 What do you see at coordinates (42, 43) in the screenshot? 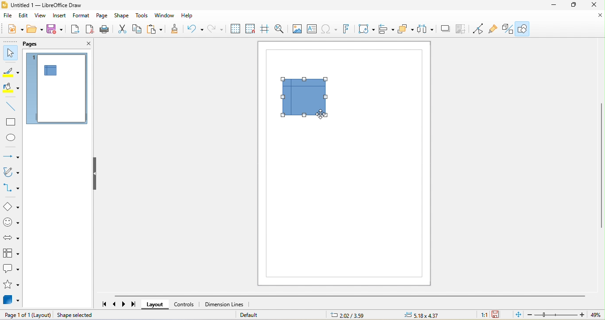
I see `pages` at bounding box center [42, 43].